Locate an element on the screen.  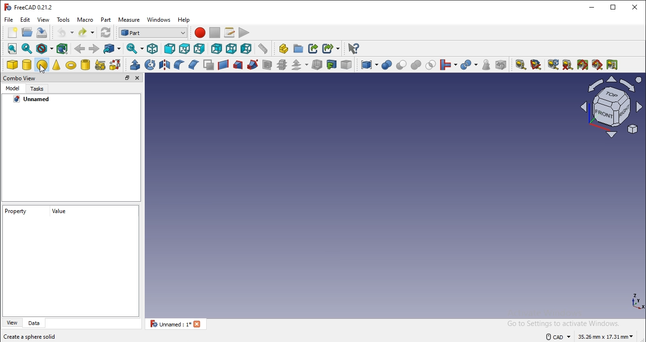
redo is located at coordinates (83, 32).